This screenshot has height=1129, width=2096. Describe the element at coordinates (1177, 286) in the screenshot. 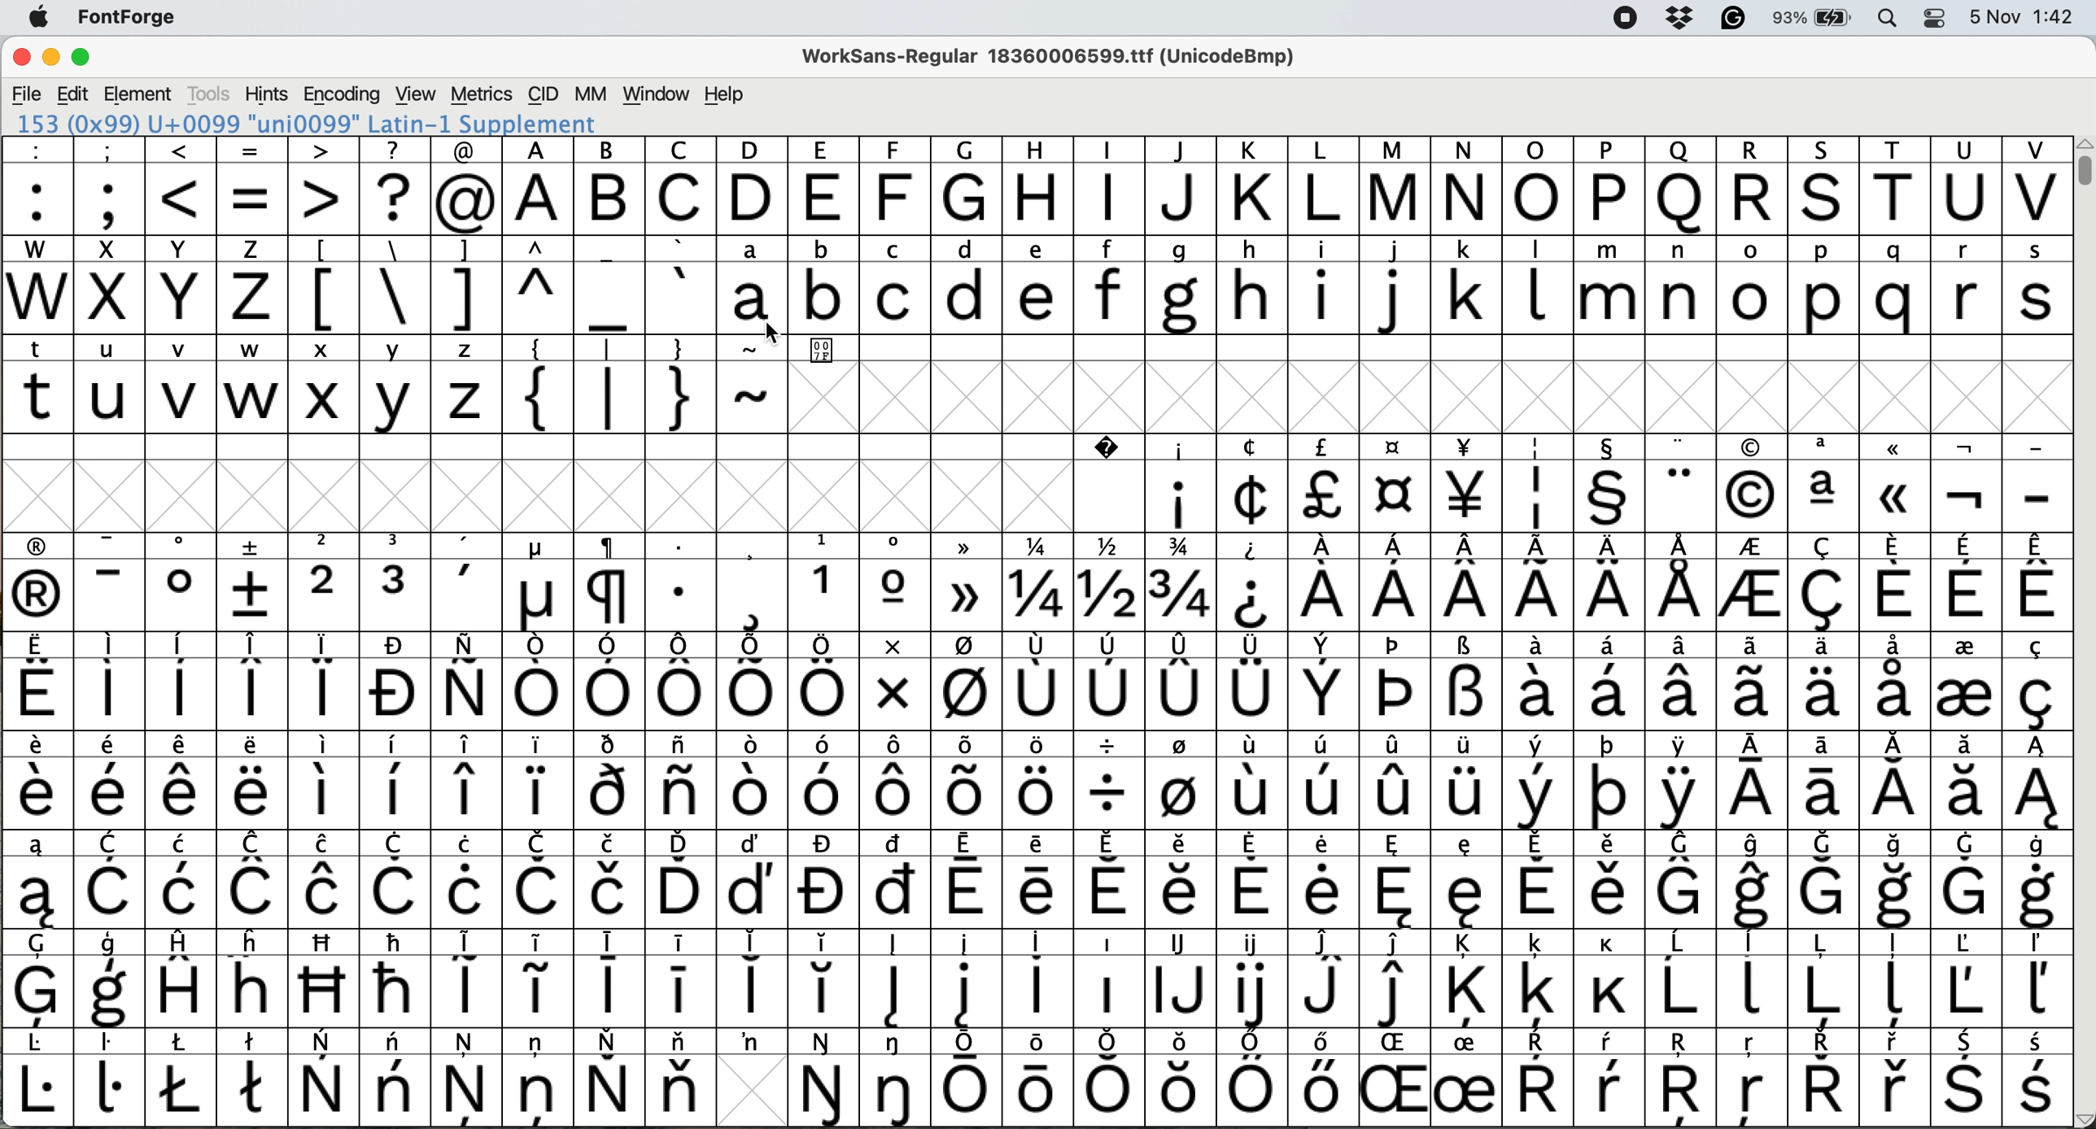

I see `g` at that location.